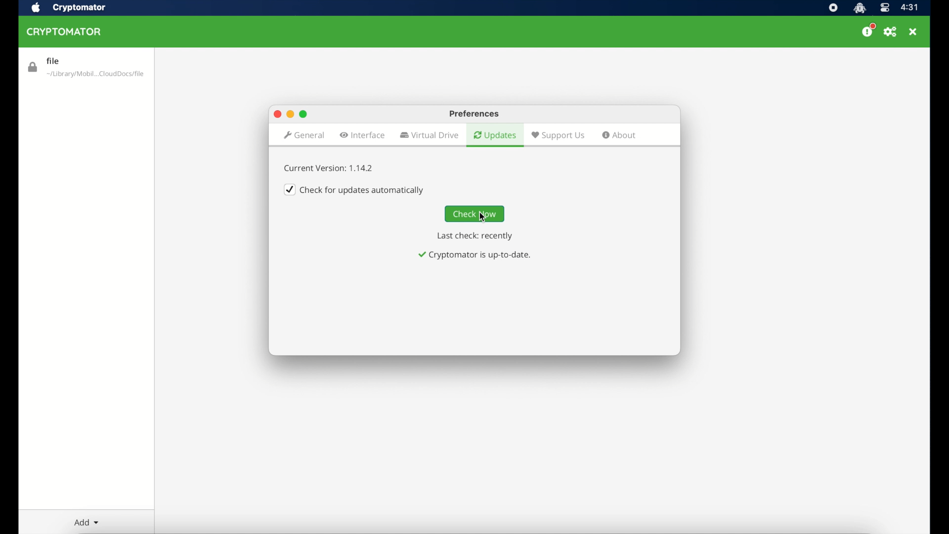  I want to click on notification, so click(475, 256).